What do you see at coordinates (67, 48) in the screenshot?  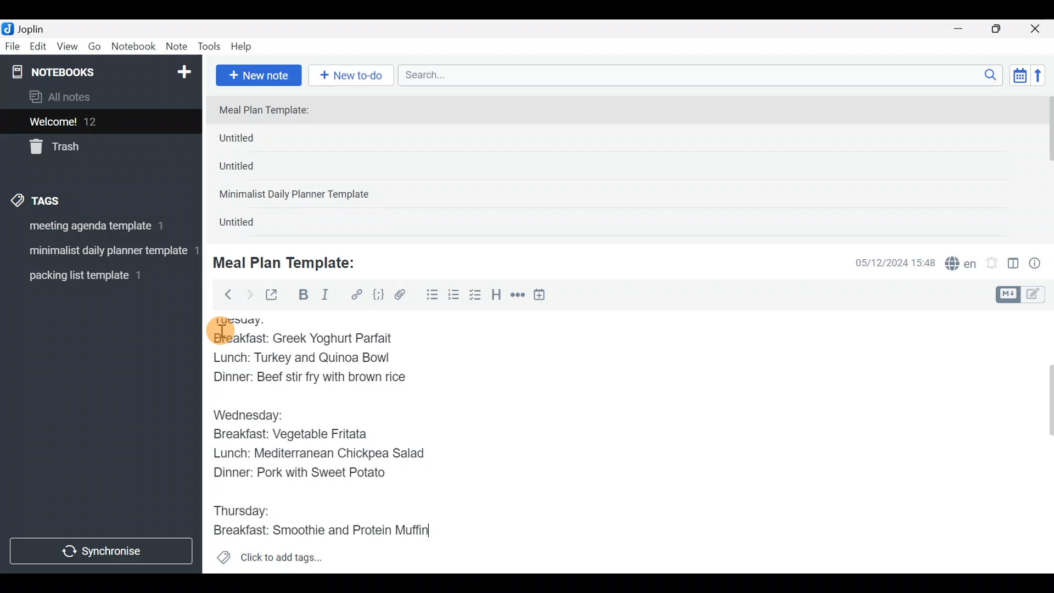 I see `View` at bounding box center [67, 48].